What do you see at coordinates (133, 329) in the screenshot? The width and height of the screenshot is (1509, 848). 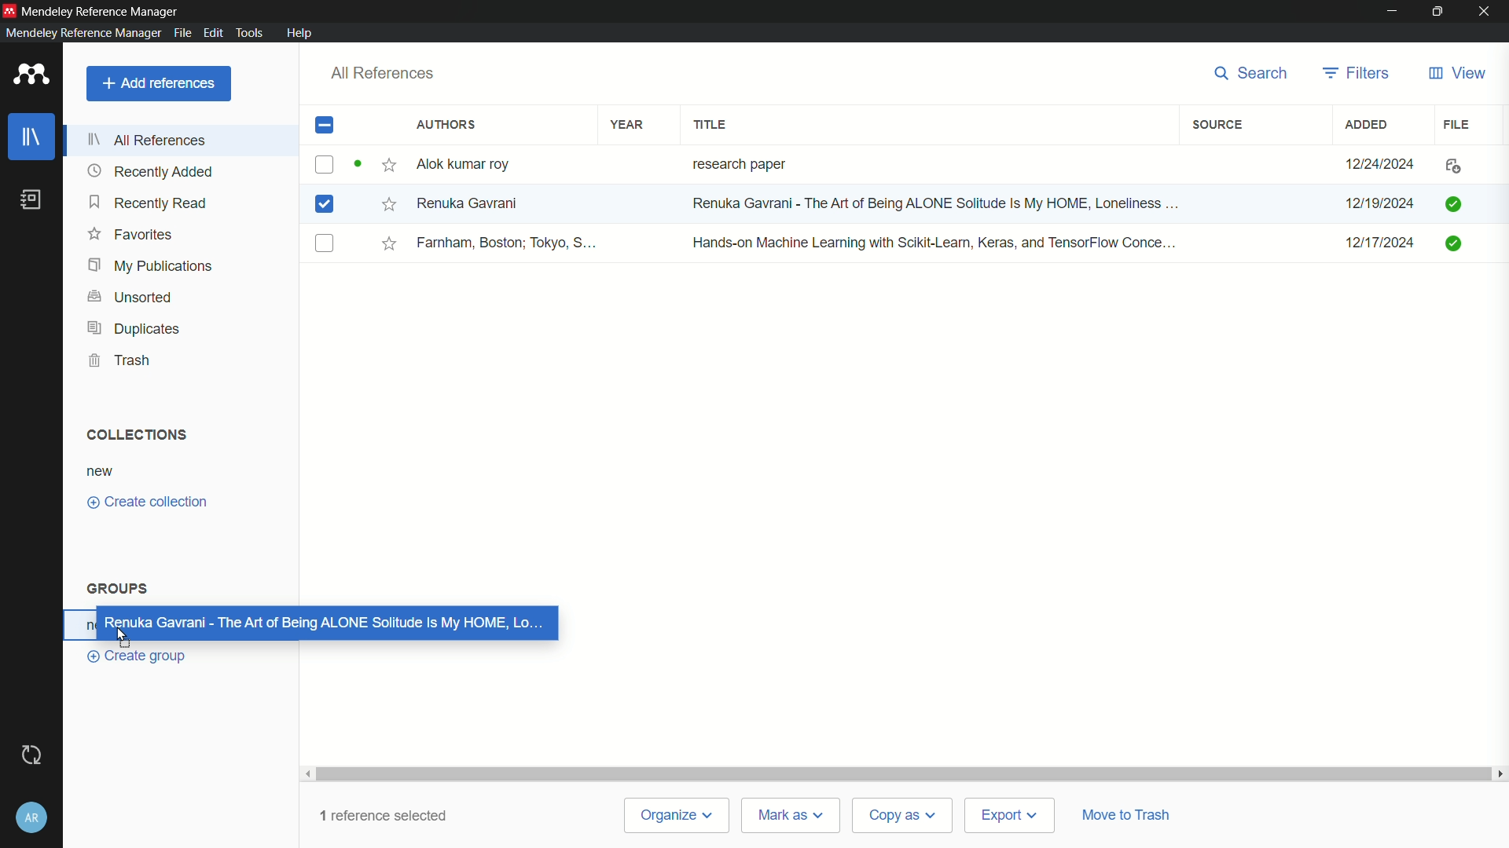 I see `duplicates` at bounding box center [133, 329].